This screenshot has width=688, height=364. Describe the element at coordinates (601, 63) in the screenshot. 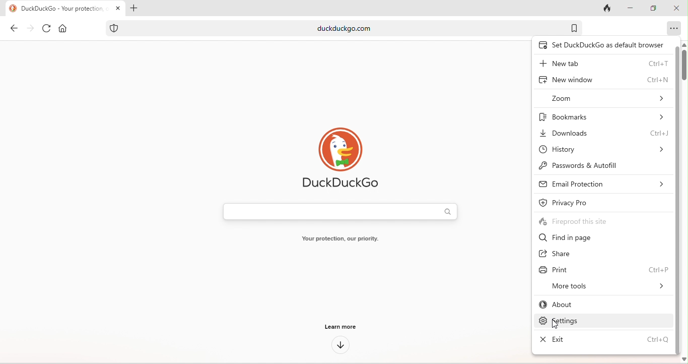

I see `new tab` at that location.